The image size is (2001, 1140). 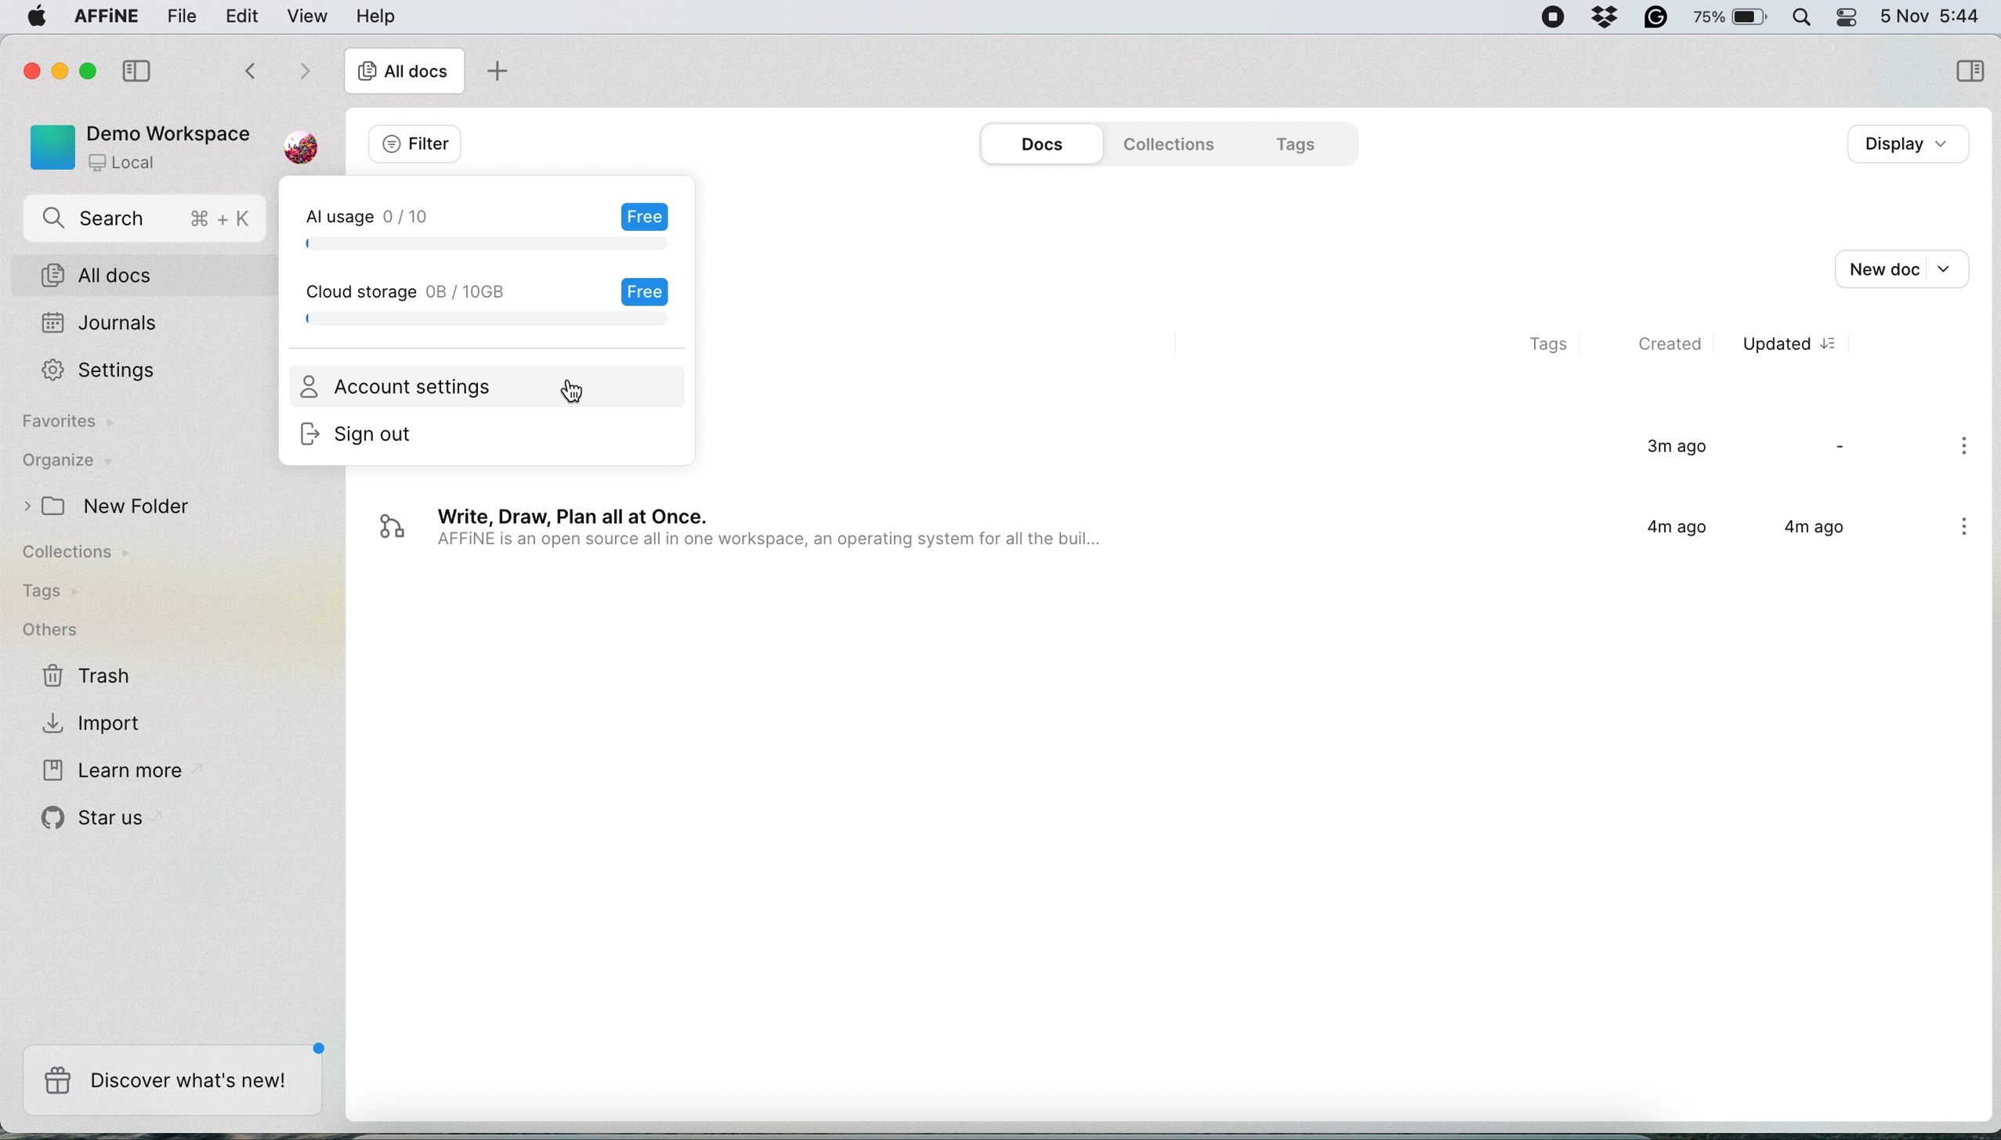 I want to click on search, so click(x=148, y=221).